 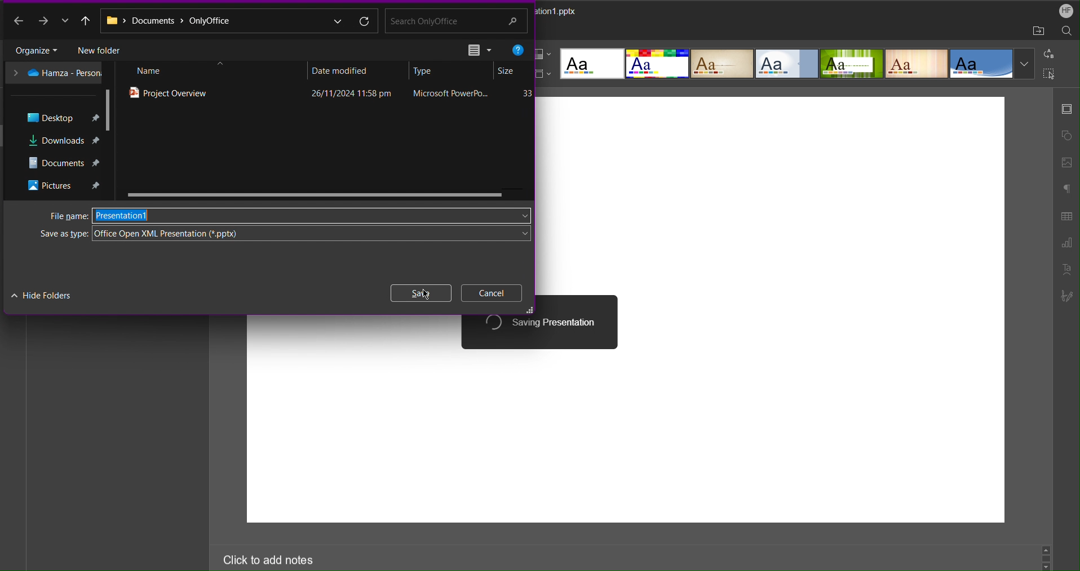 I want to click on Move up a directory, so click(x=85, y=21).